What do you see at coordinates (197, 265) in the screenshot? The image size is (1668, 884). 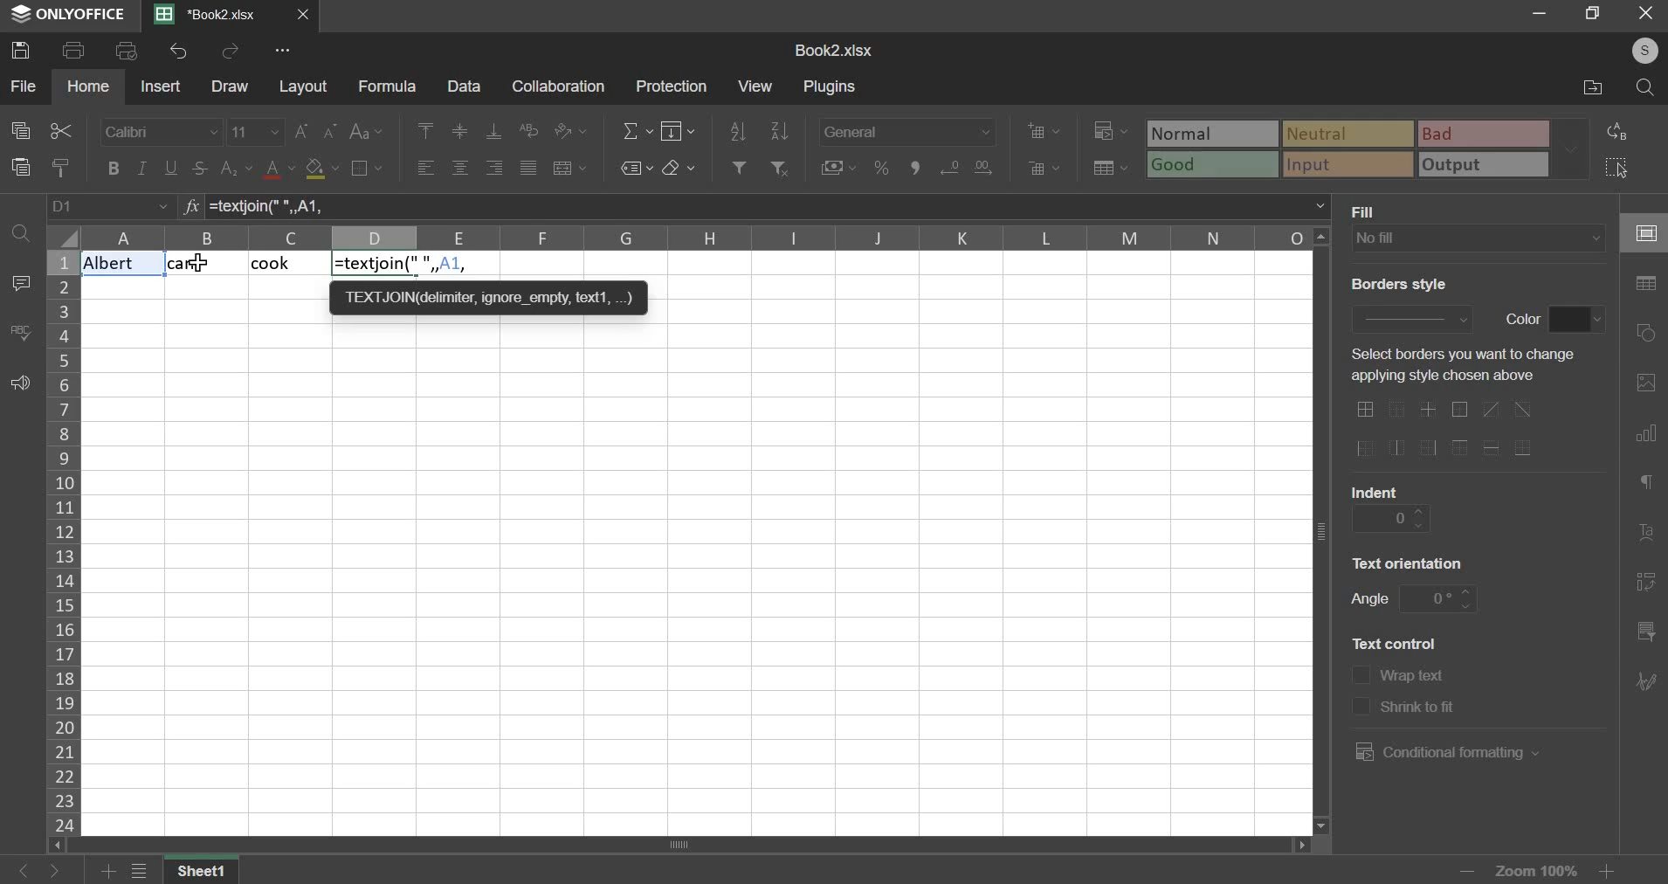 I see `Text` at bounding box center [197, 265].